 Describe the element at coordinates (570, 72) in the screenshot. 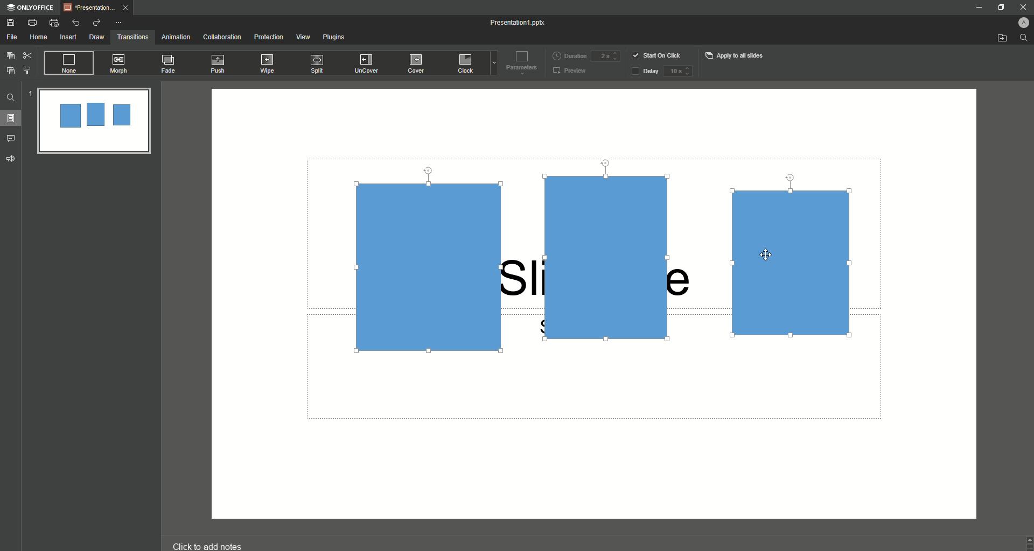

I see `Preview` at that location.